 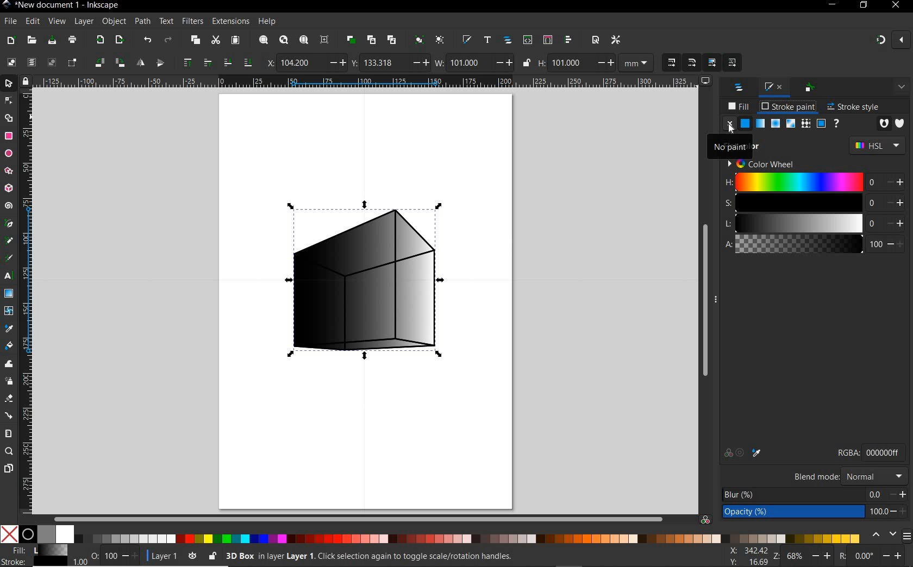 I want to click on LOWER SELECTION, so click(x=227, y=61).